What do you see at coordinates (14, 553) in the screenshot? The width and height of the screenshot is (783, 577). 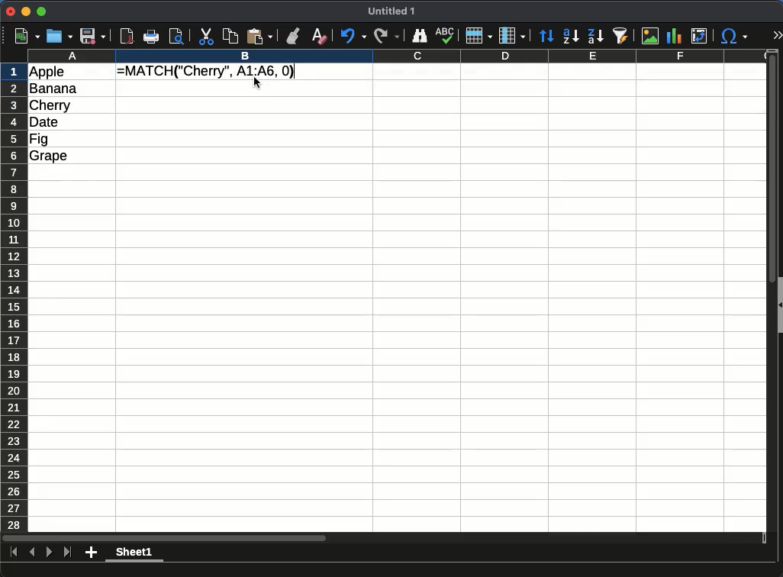 I see `first sheet` at bounding box center [14, 553].